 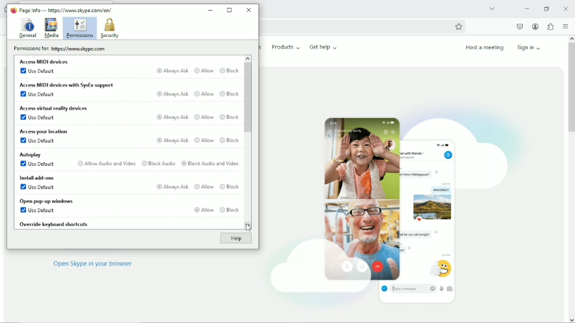 What do you see at coordinates (570, 38) in the screenshot?
I see `scroll up` at bounding box center [570, 38].